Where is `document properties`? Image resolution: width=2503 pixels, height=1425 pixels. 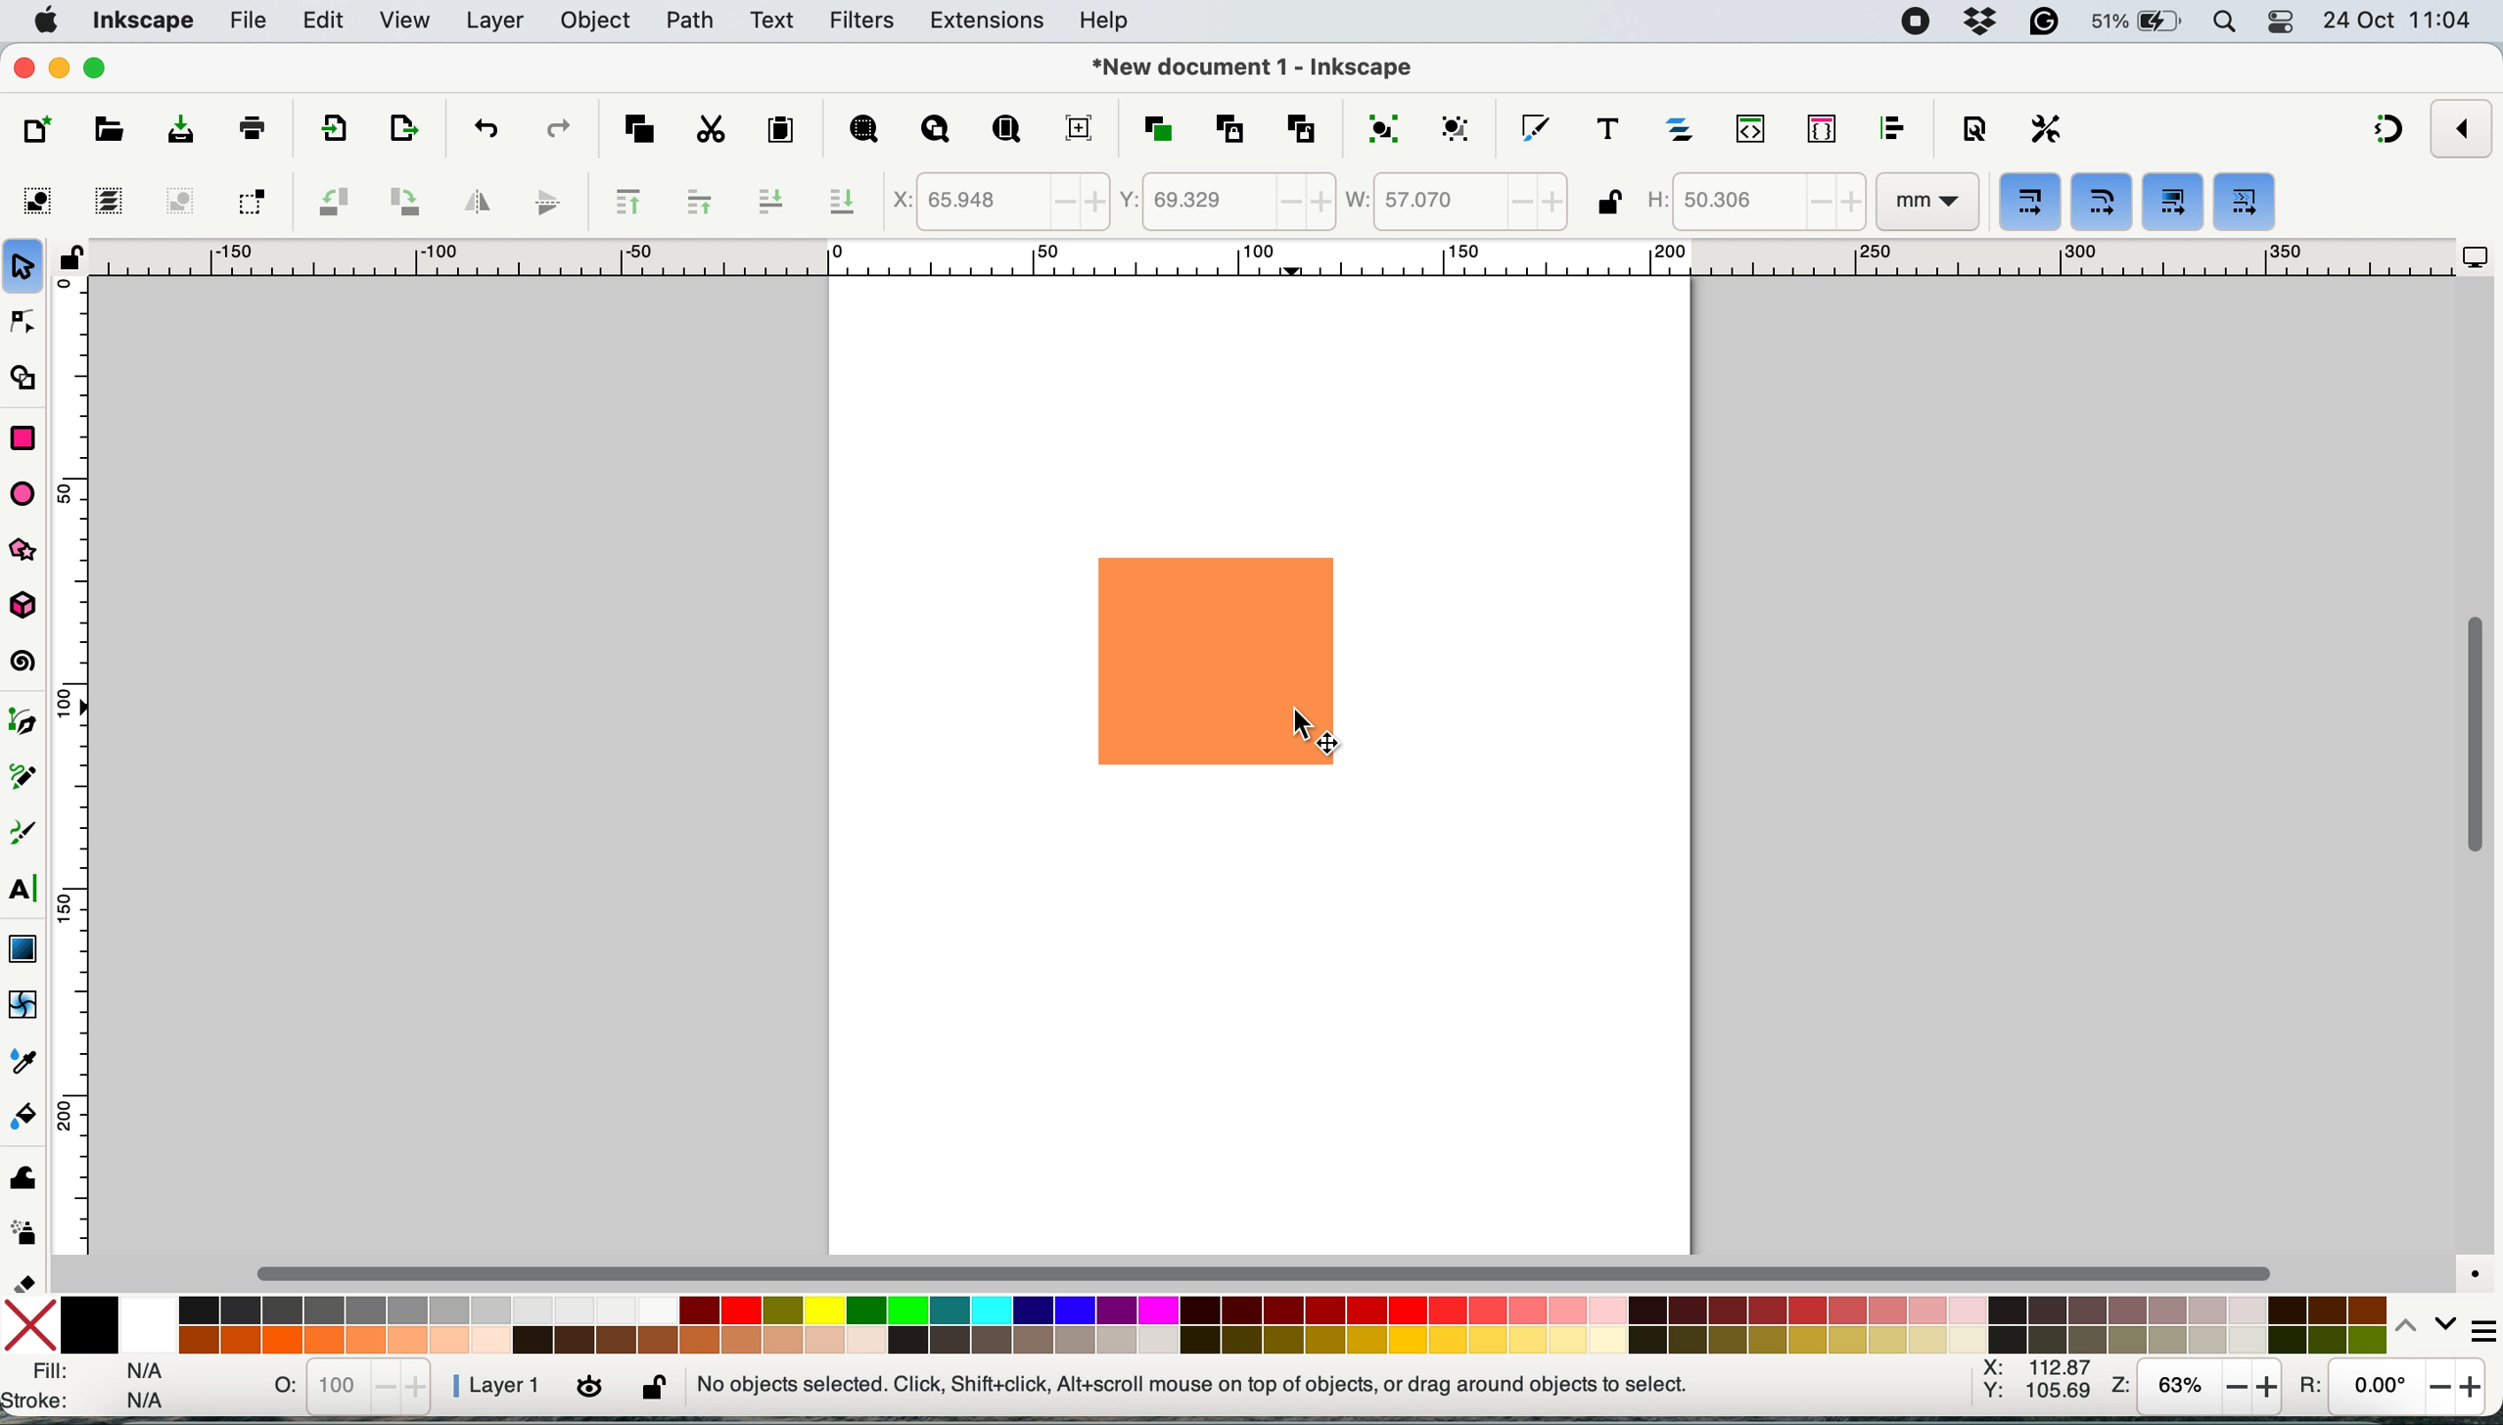
document properties is located at coordinates (1973, 130).